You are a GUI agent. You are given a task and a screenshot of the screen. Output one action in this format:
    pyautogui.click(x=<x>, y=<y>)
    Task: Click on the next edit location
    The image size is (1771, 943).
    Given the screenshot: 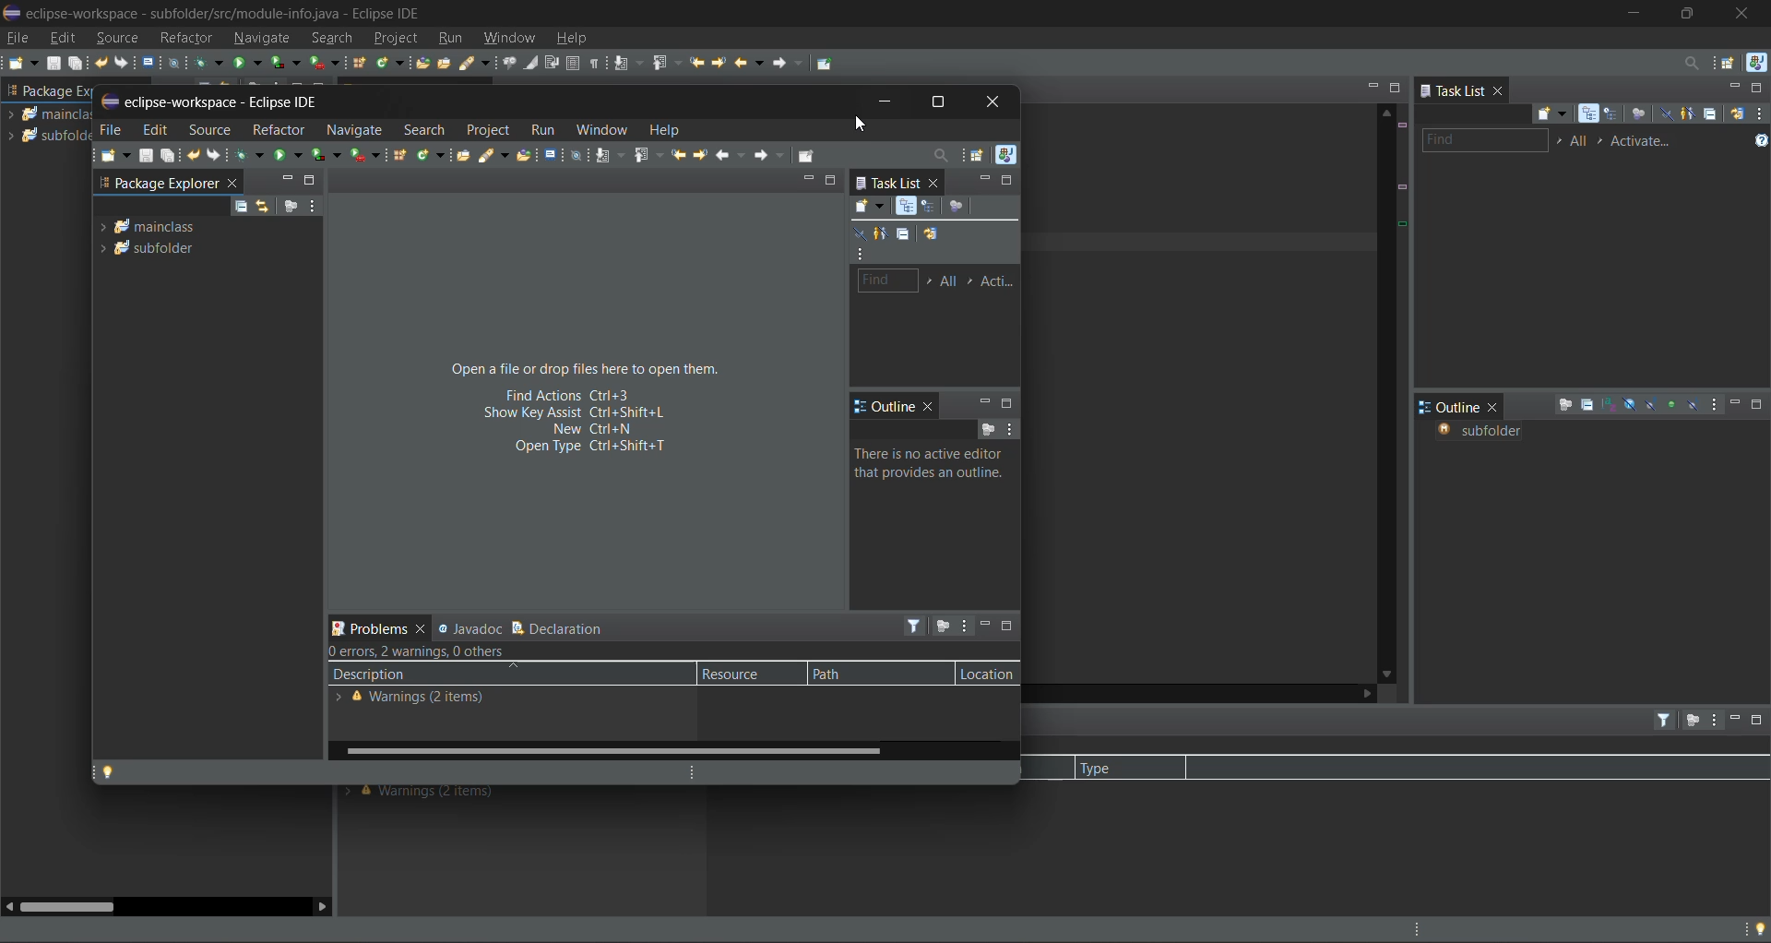 What is the action you would take?
    pyautogui.click(x=720, y=62)
    